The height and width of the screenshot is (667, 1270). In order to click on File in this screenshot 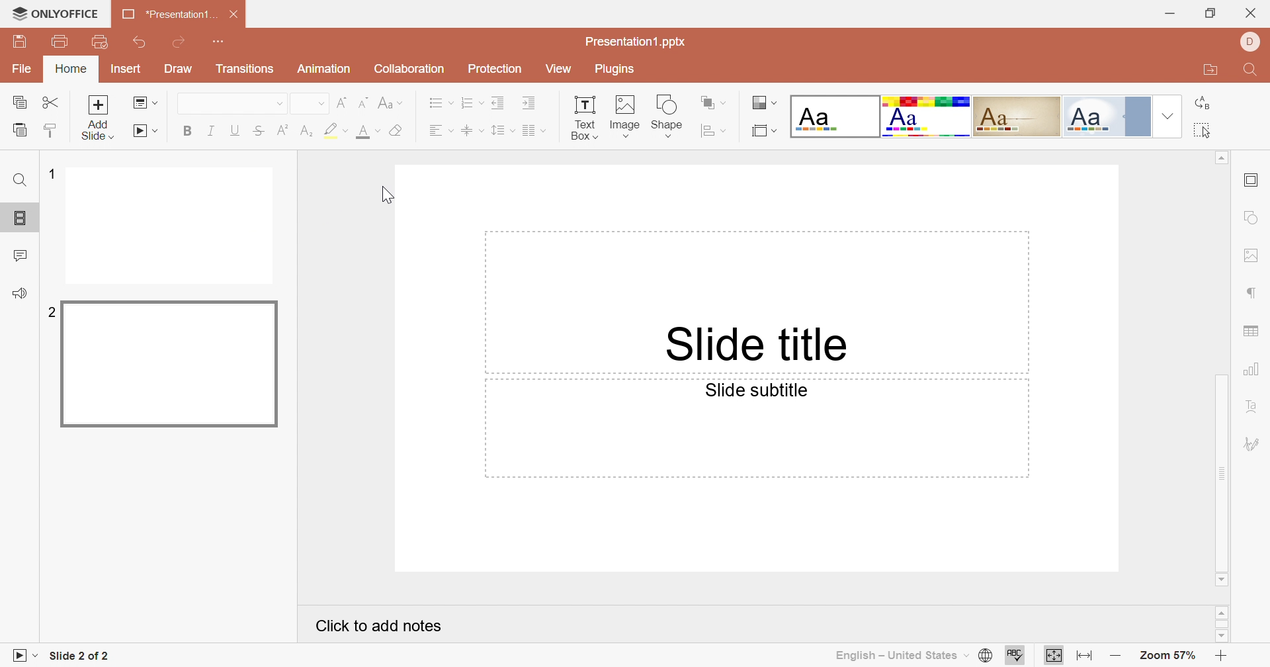, I will do `click(19, 70)`.